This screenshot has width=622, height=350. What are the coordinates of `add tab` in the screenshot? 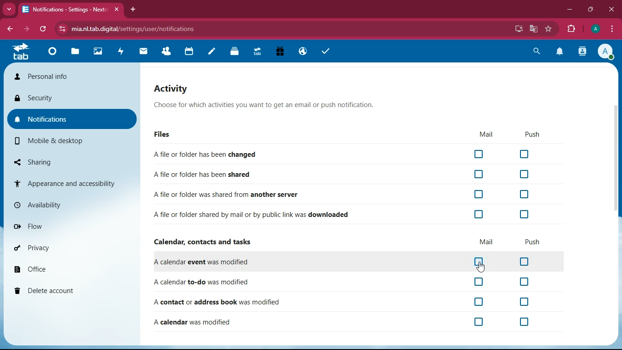 It's located at (134, 10).